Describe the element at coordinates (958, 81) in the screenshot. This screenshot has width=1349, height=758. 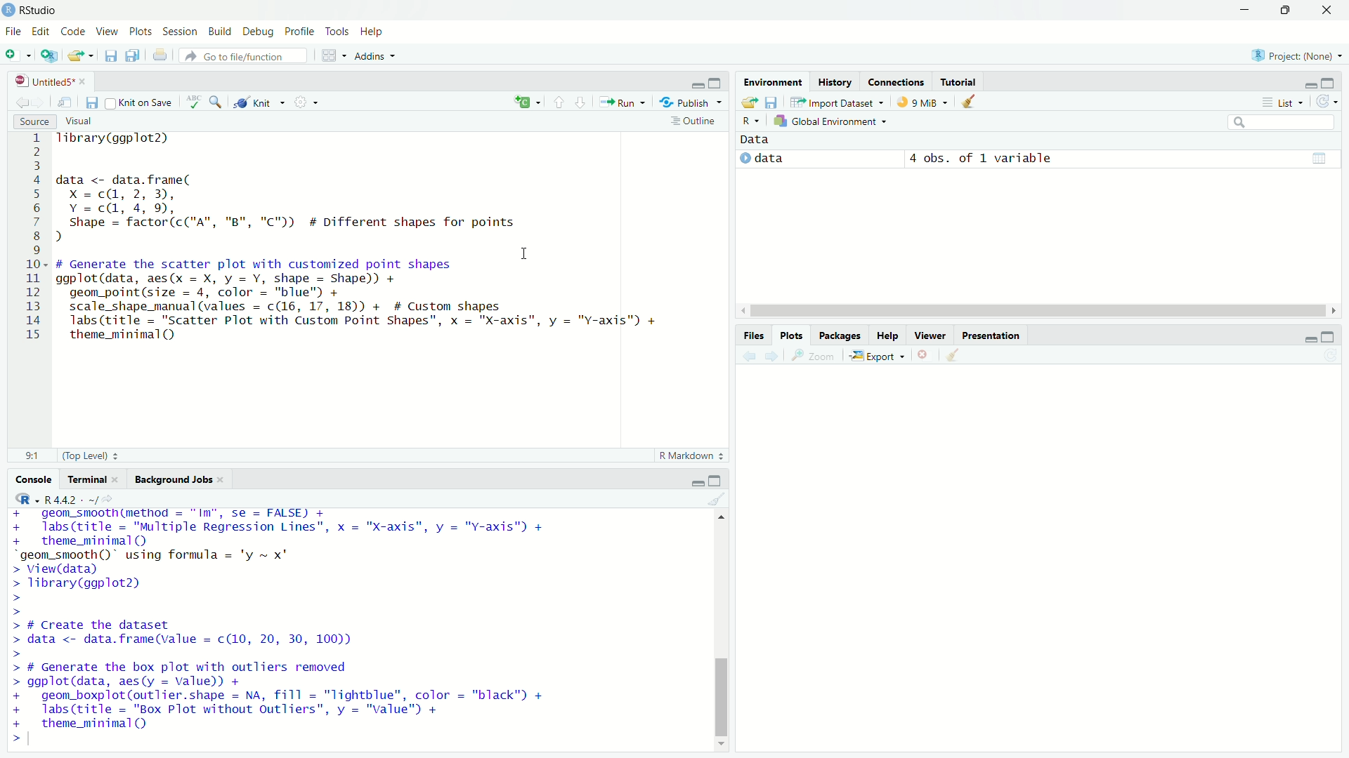
I see `Tutorial` at that location.